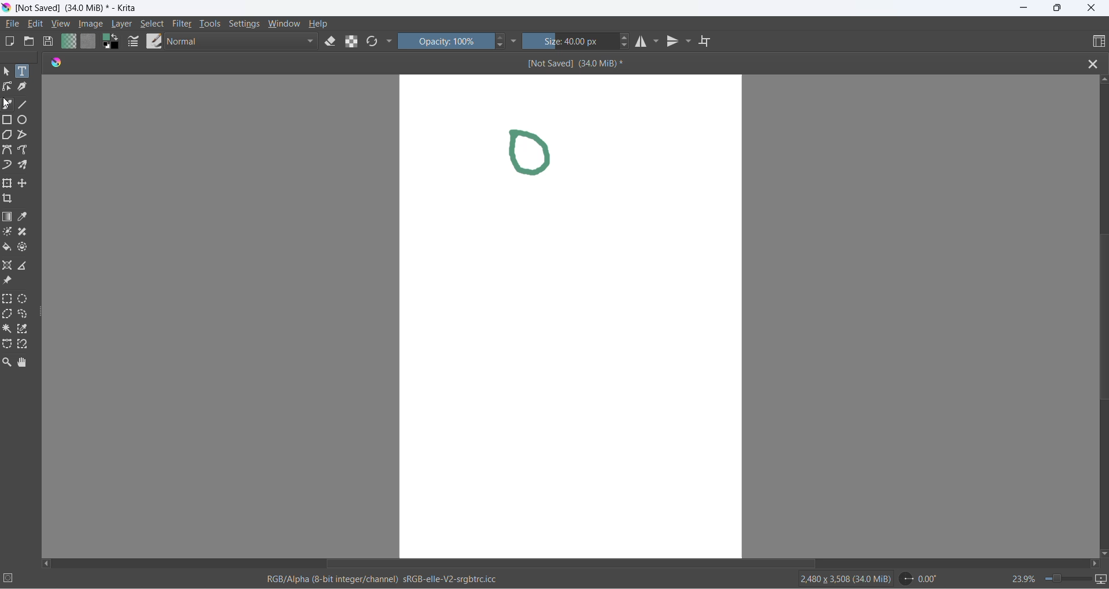  What do you see at coordinates (25, 299) in the screenshot?
I see `elliptical selection tool` at bounding box center [25, 299].